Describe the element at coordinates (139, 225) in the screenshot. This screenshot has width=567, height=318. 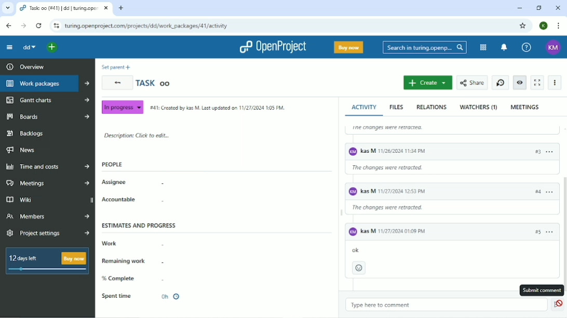
I see `Estimates and progress` at that location.